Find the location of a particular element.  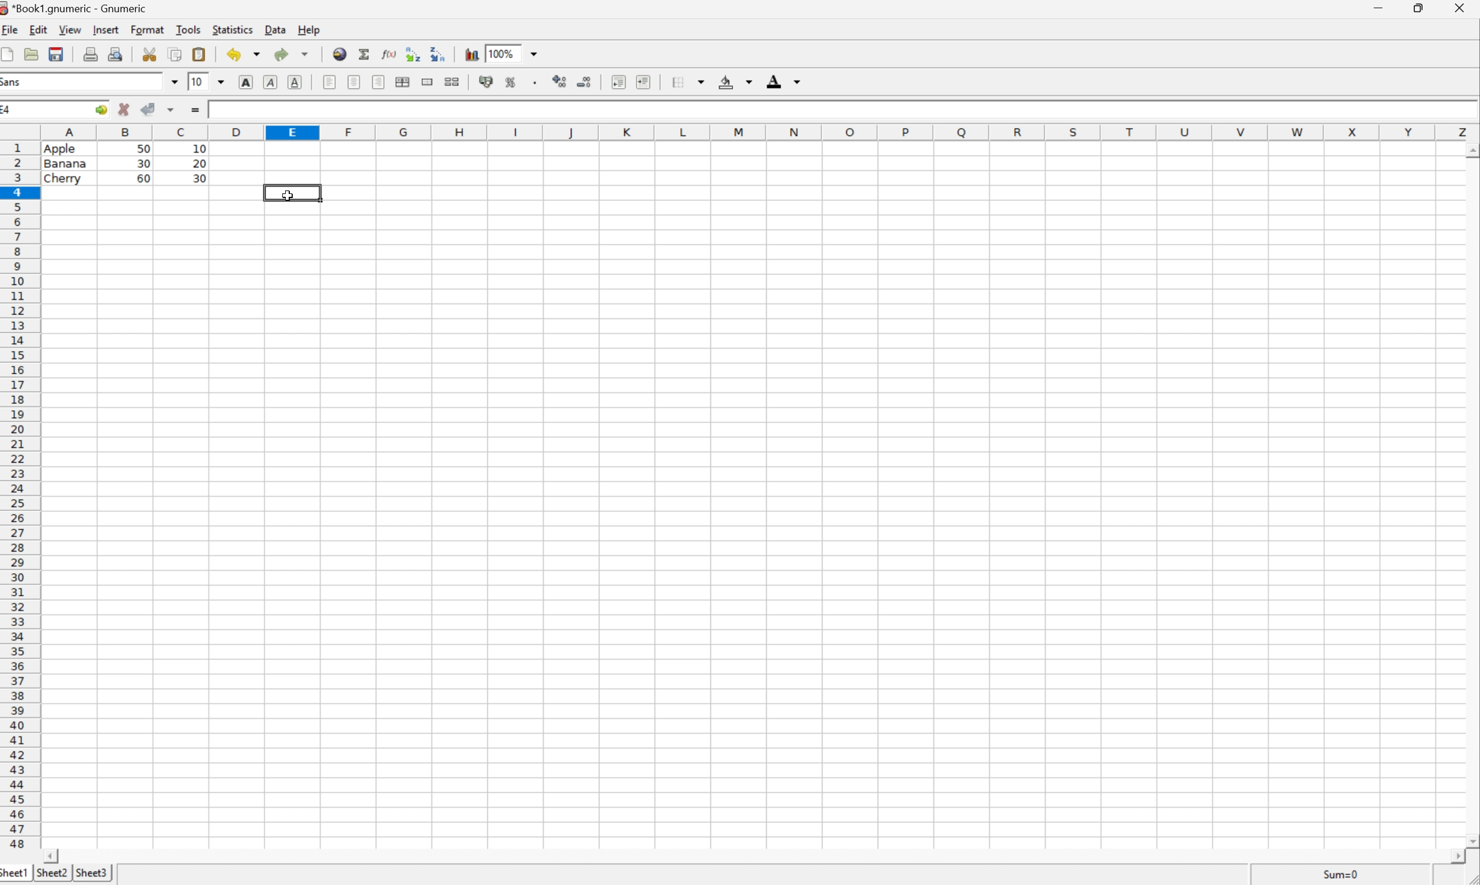

close is located at coordinates (1463, 9).